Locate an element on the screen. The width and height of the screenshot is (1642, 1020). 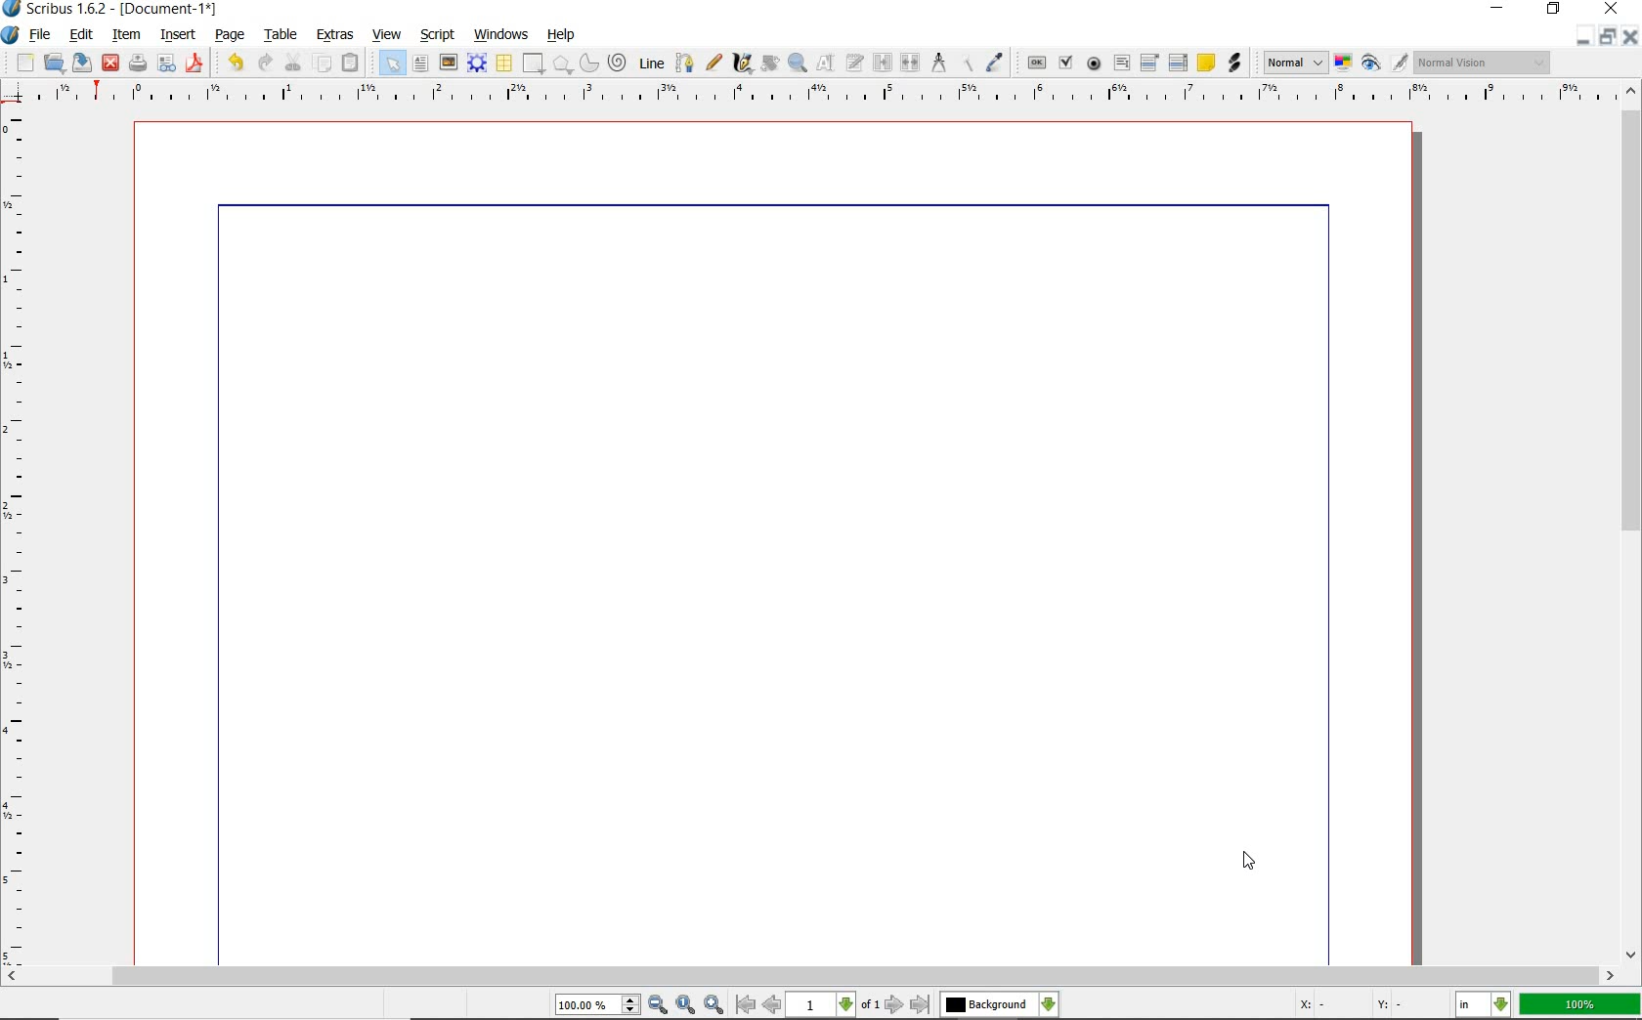
save is located at coordinates (84, 63).